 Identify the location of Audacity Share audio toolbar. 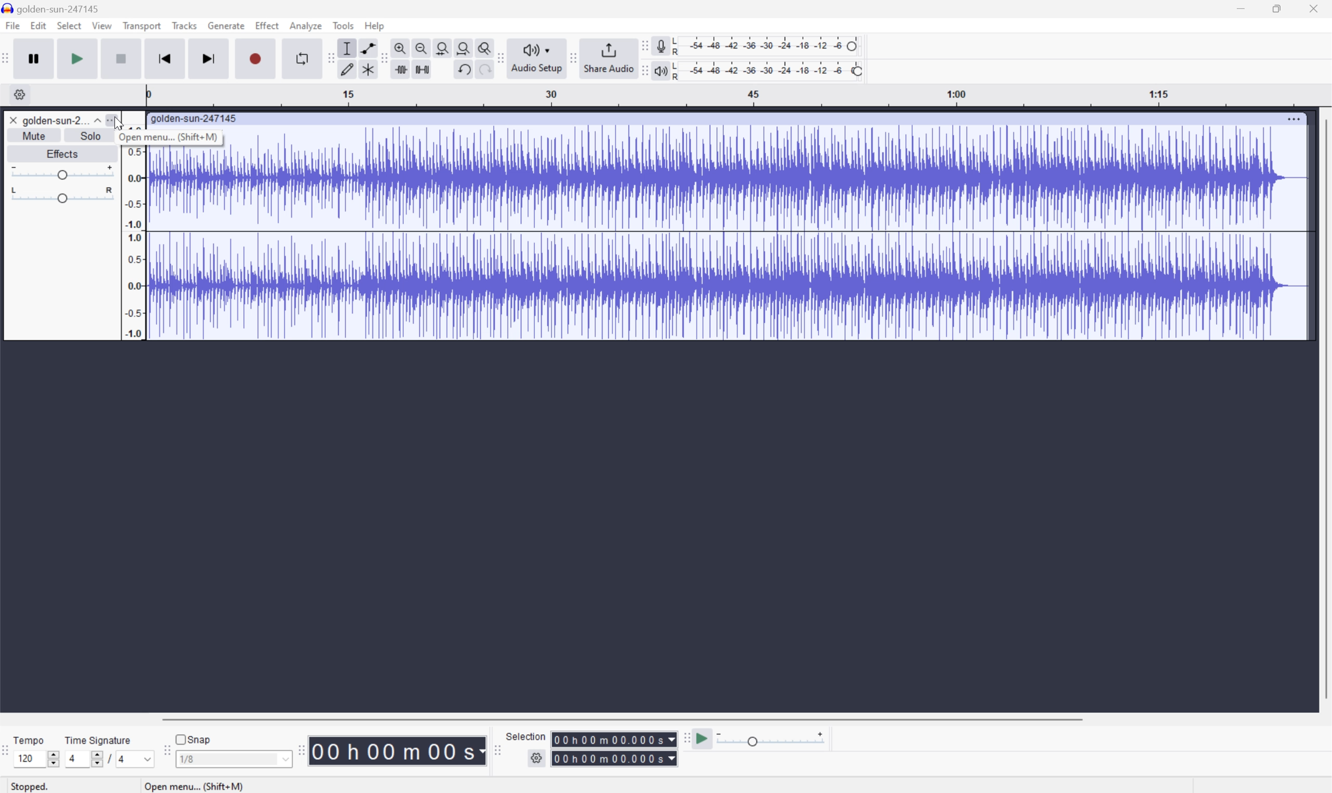
(570, 56).